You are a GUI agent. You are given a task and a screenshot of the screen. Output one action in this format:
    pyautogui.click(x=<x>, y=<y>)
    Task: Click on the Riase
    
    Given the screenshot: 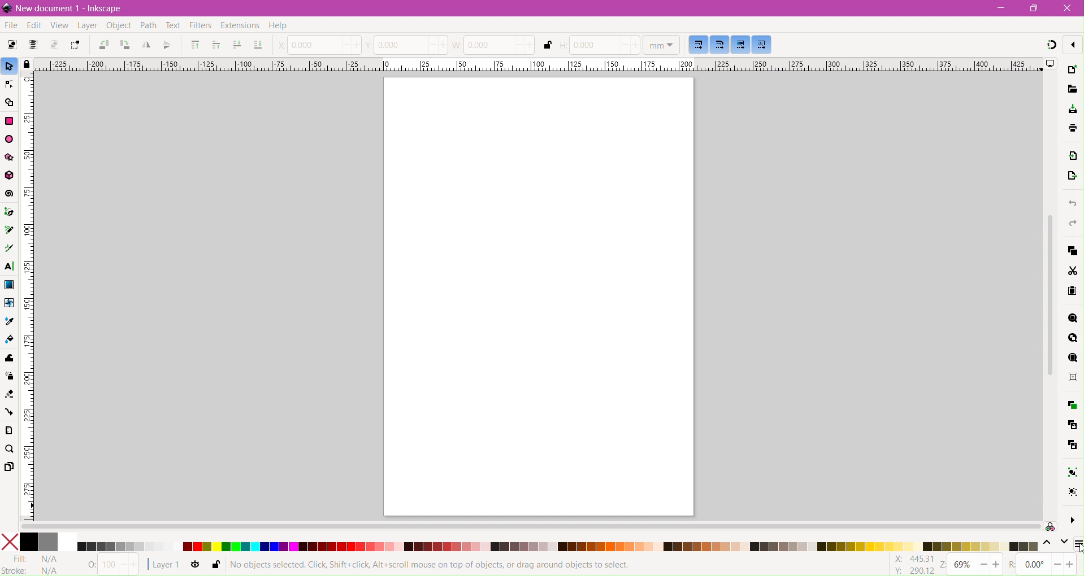 What is the action you would take?
    pyautogui.click(x=216, y=45)
    